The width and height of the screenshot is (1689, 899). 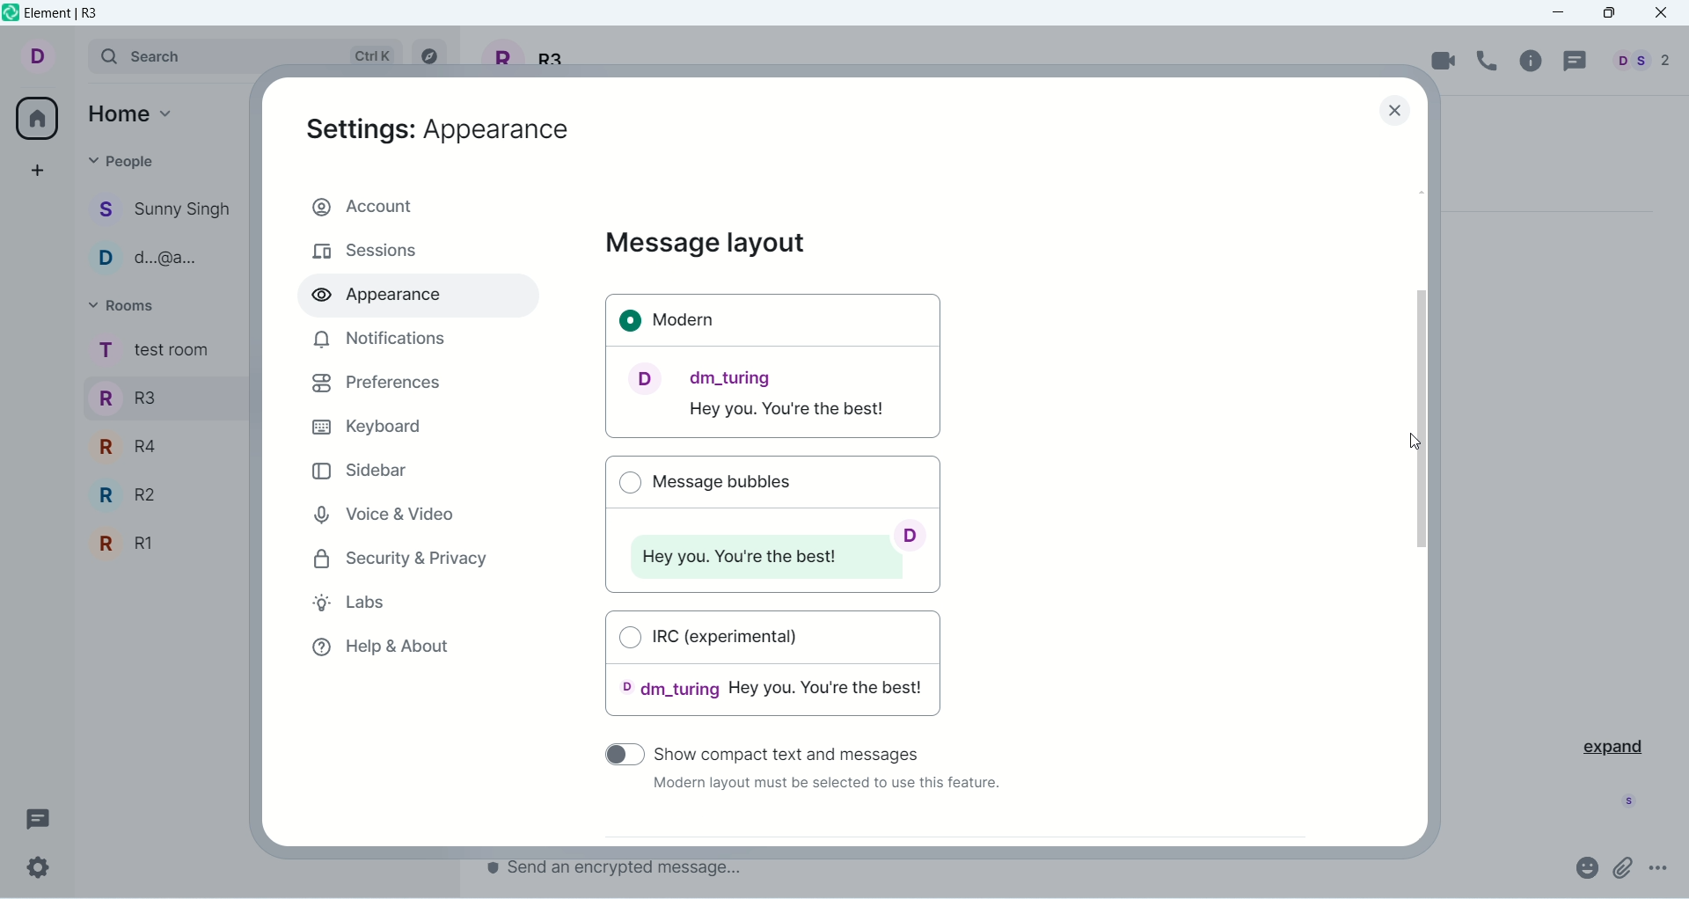 What do you see at coordinates (1410, 444) in the screenshot?
I see `cursor` at bounding box center [1410, 444].